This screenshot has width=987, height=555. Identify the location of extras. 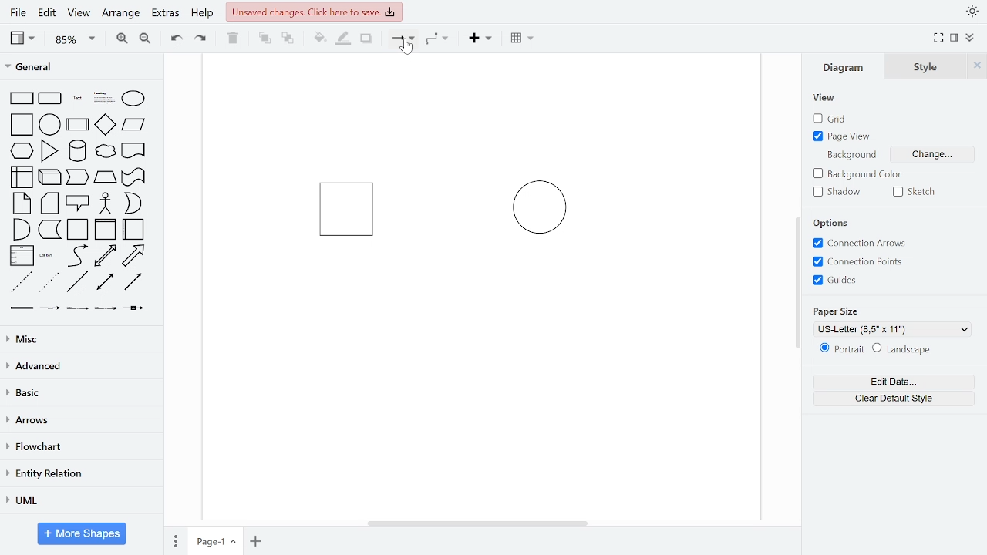
(165, 13).